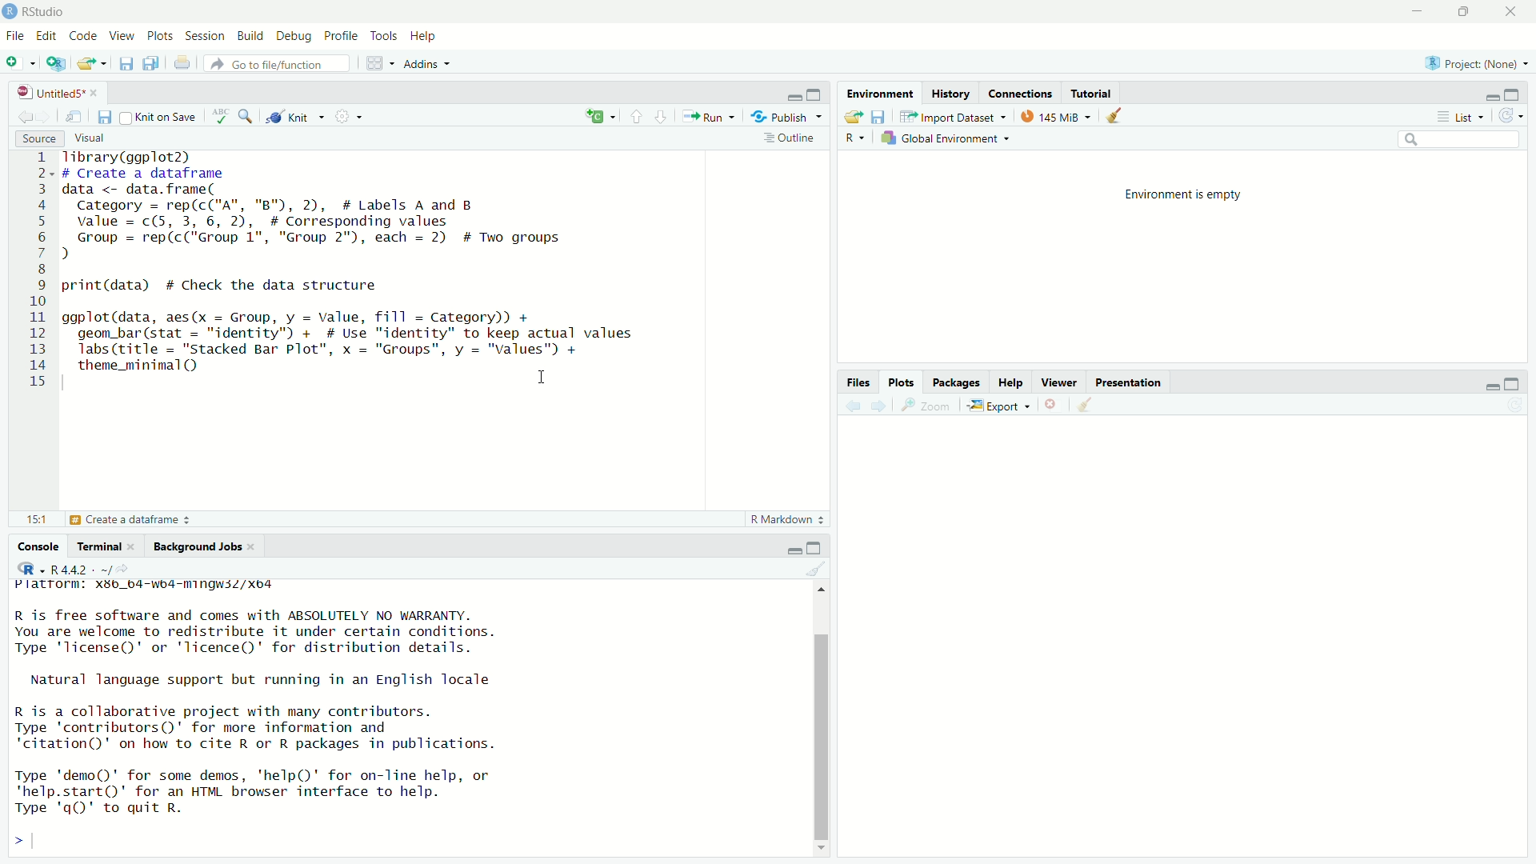 The width and height of the screenshot is (1536, 864). Describe the element at coordinates (846, 404) in the screenshot. I see `Go back to the previous source location (Ctrl + F9)` at that location.